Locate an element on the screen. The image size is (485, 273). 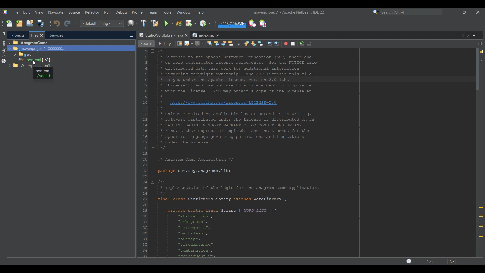
Expand is located at coordinates (15, 54).